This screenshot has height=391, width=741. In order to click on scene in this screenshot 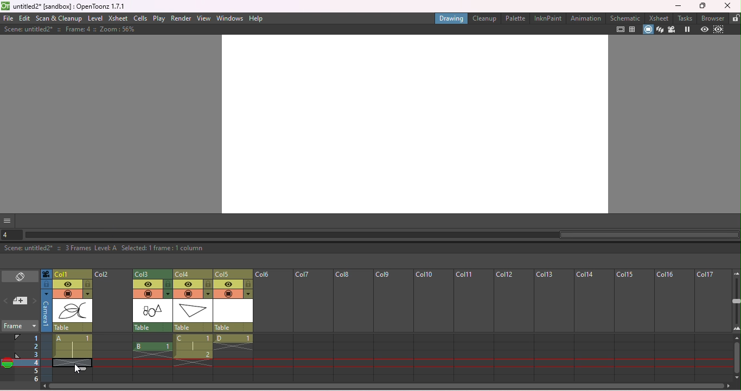, I will do `click(73, 311)`.